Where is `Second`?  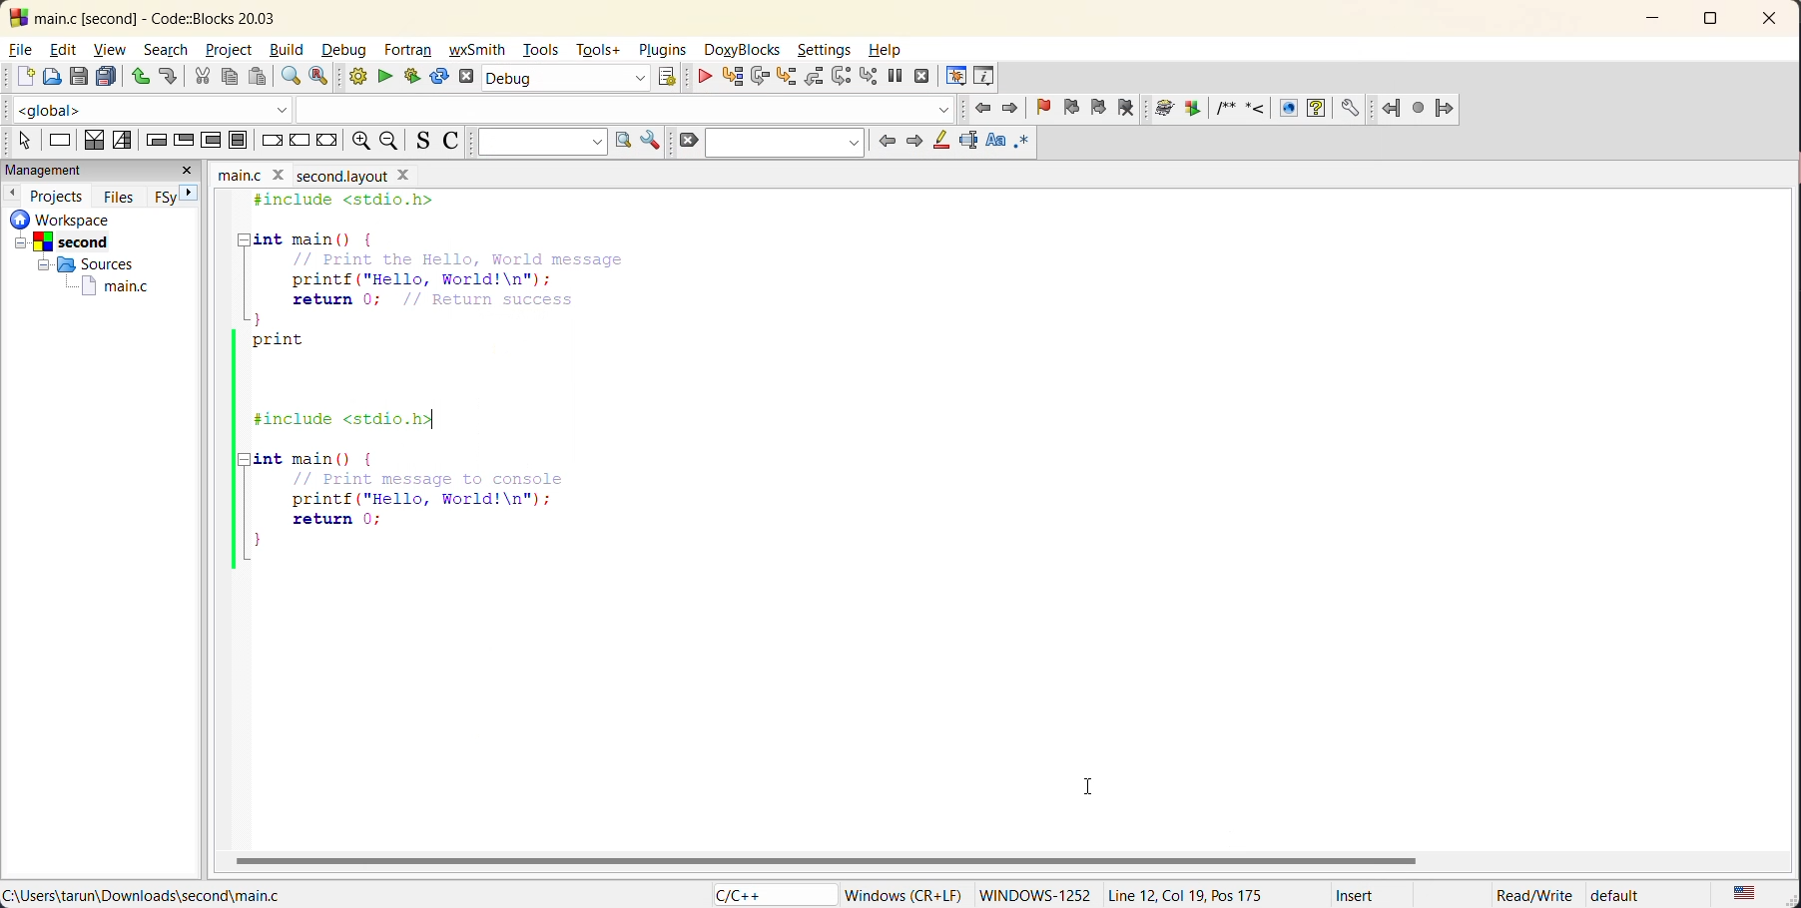 Second is located at coordinates (88, 241).